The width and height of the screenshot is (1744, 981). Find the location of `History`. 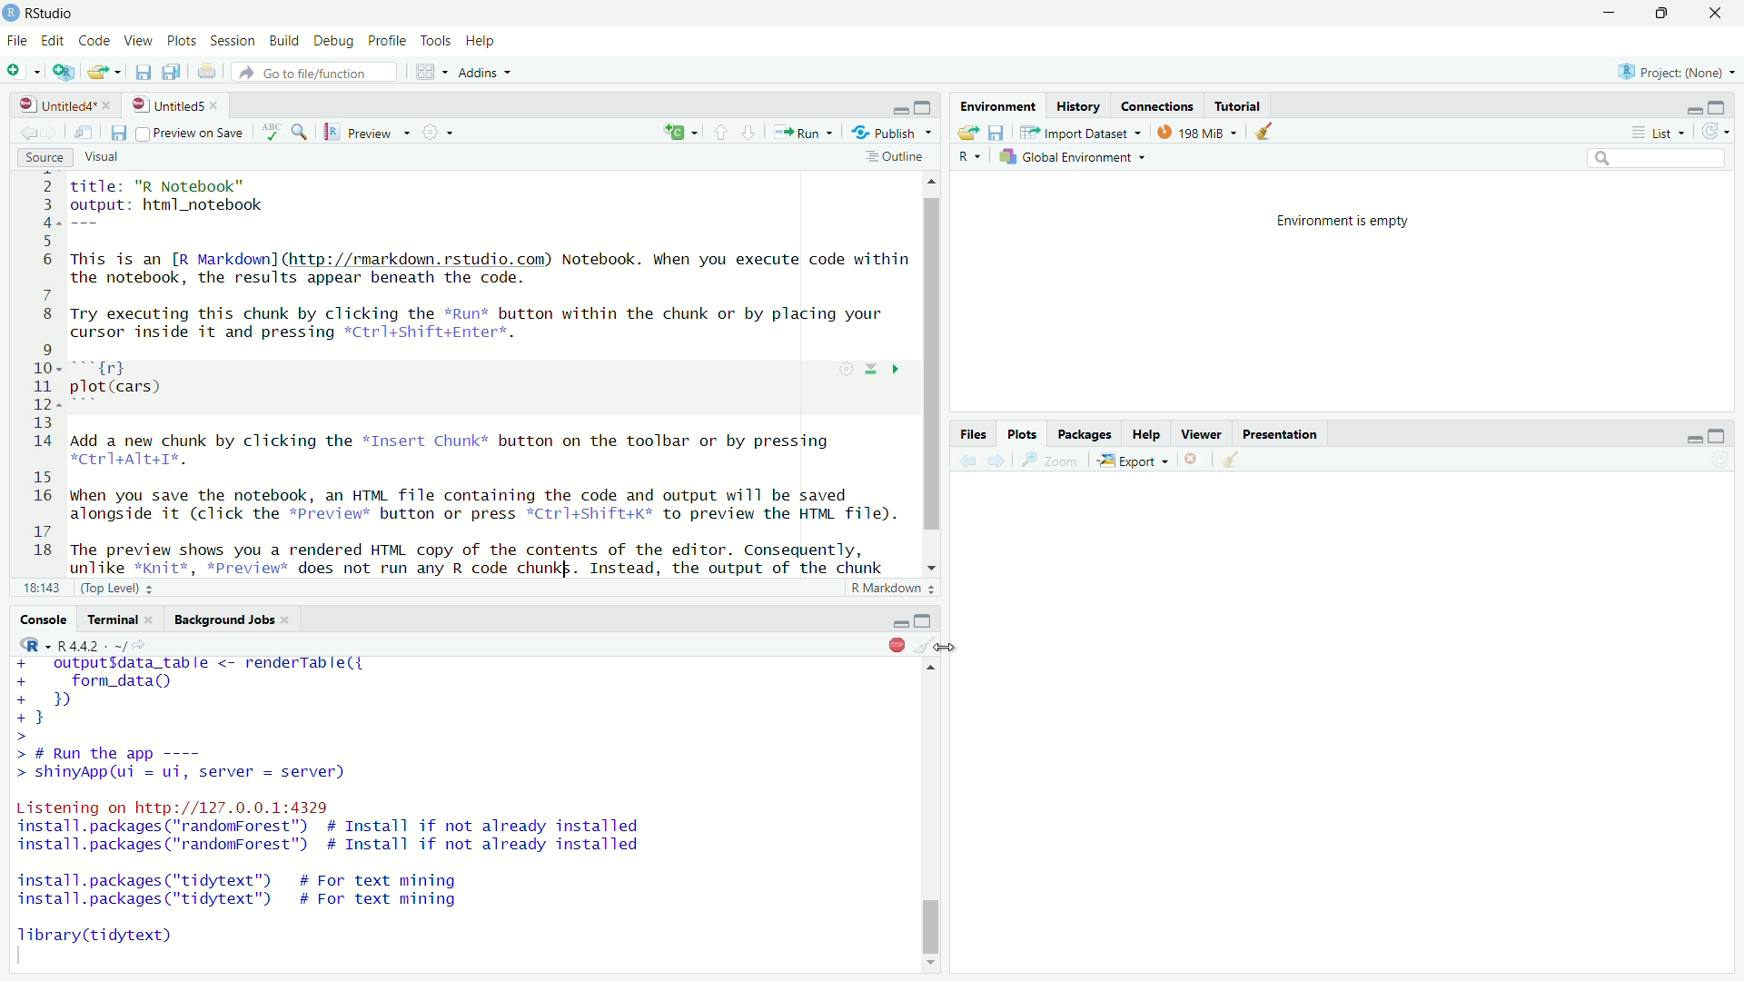

History is located at coordinates (1076, 105).